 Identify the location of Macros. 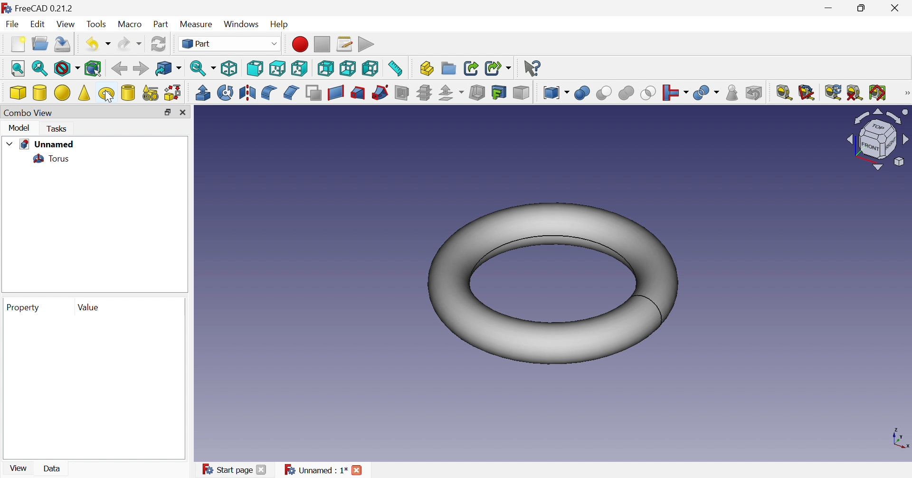
(345, 44).